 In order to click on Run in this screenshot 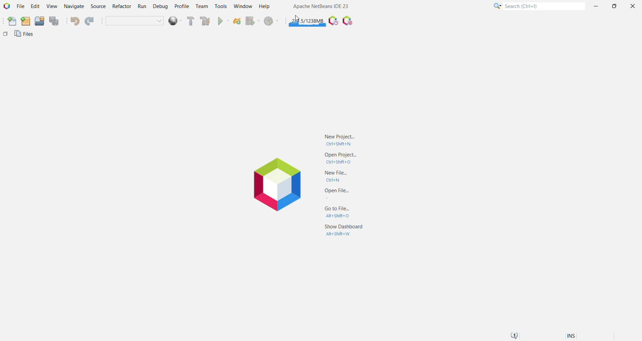, I will do `click(142, 7)`.